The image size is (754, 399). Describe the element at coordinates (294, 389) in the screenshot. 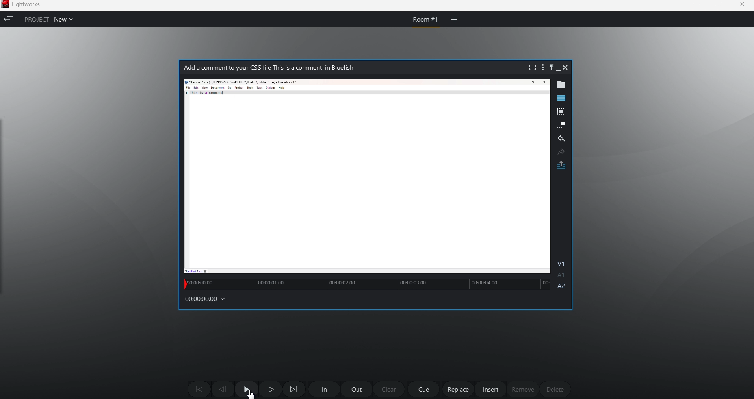

I see `Move Forward` at that location.